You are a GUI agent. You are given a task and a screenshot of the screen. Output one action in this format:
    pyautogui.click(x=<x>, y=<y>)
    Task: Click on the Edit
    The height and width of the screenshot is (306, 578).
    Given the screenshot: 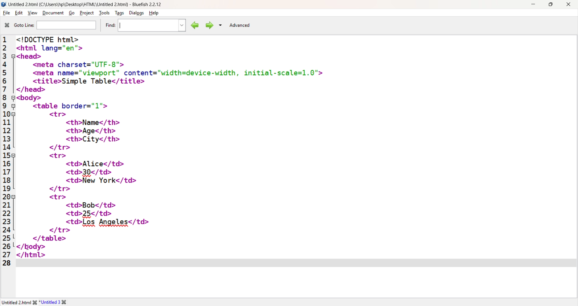 What is the action you would take?
    pyautogui.click(x=18, y=13)
    